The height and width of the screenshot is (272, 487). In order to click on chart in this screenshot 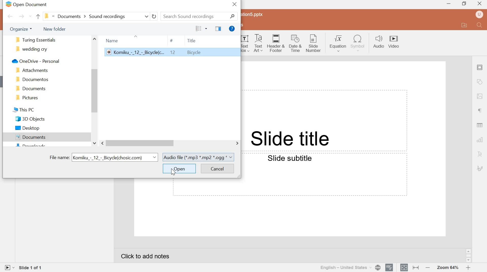, I will do `click(480, 140)`.